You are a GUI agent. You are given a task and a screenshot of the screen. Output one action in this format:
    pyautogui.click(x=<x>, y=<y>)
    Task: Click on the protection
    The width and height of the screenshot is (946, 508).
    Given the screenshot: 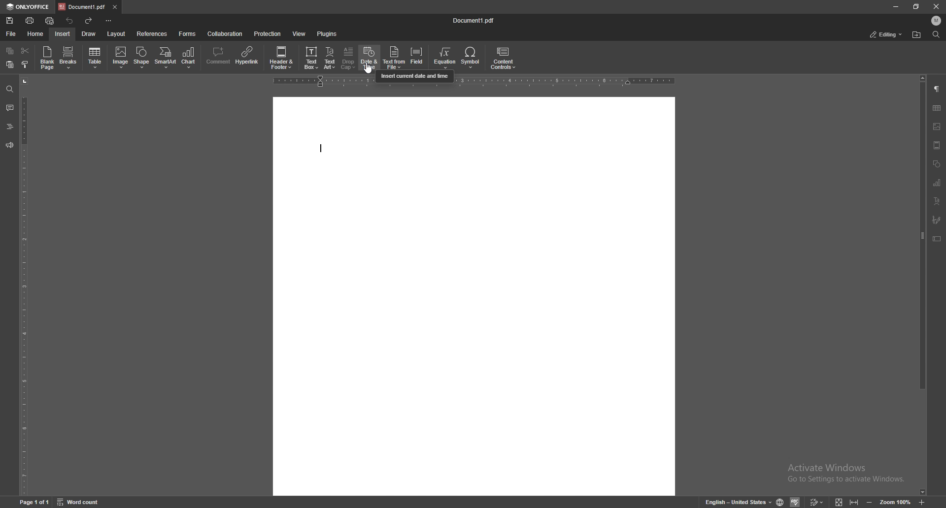 What is the action you would take?
    pyautogui.click(x=268, y=33)
    